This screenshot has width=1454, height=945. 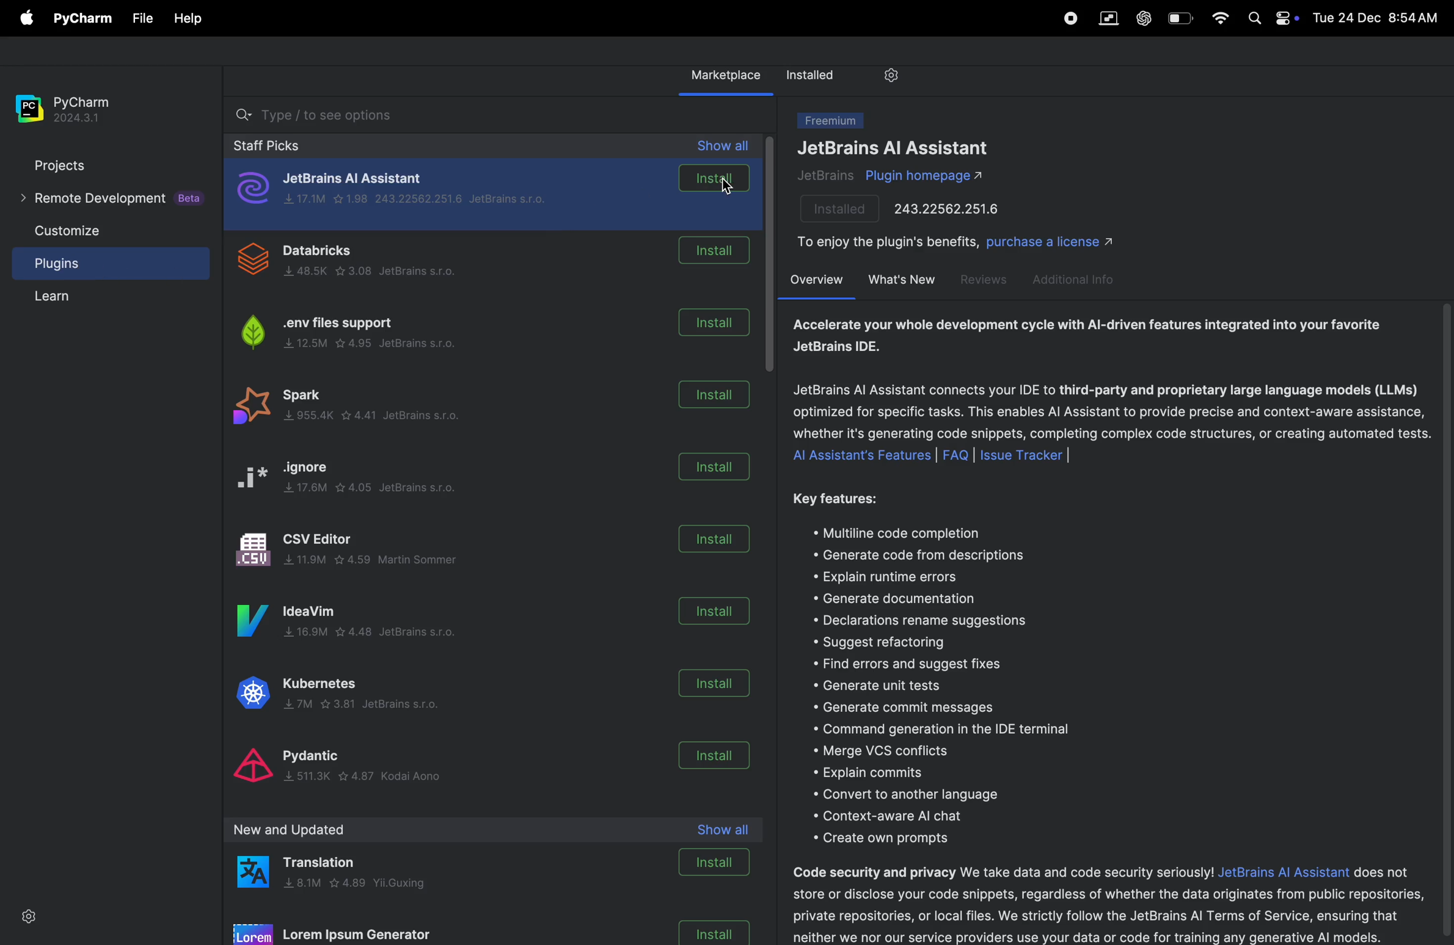 What do you see at coordinates (74, 264) in the screenshot?
I see `plugins` at bounding box center [74, 264].